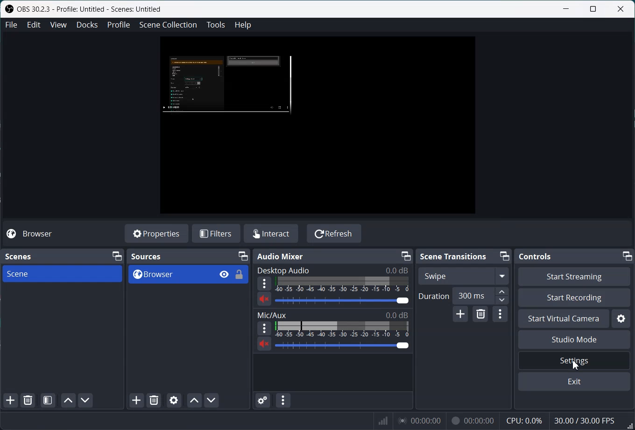 The image size is (635, 430). What do you see at coordinates (381, 420) in the screenshot?
I see `Signals` at bounding box center [381, 420].